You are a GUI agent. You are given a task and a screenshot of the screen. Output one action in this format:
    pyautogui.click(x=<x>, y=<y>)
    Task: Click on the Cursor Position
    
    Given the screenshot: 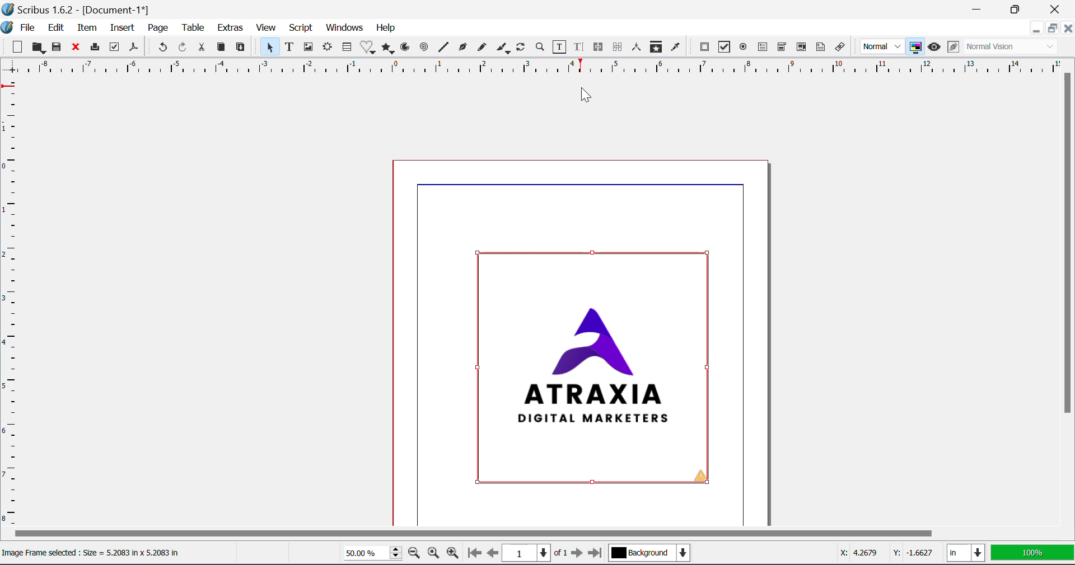 What is the action you would take?
    pyautogui.click(x=881, y=554)
    